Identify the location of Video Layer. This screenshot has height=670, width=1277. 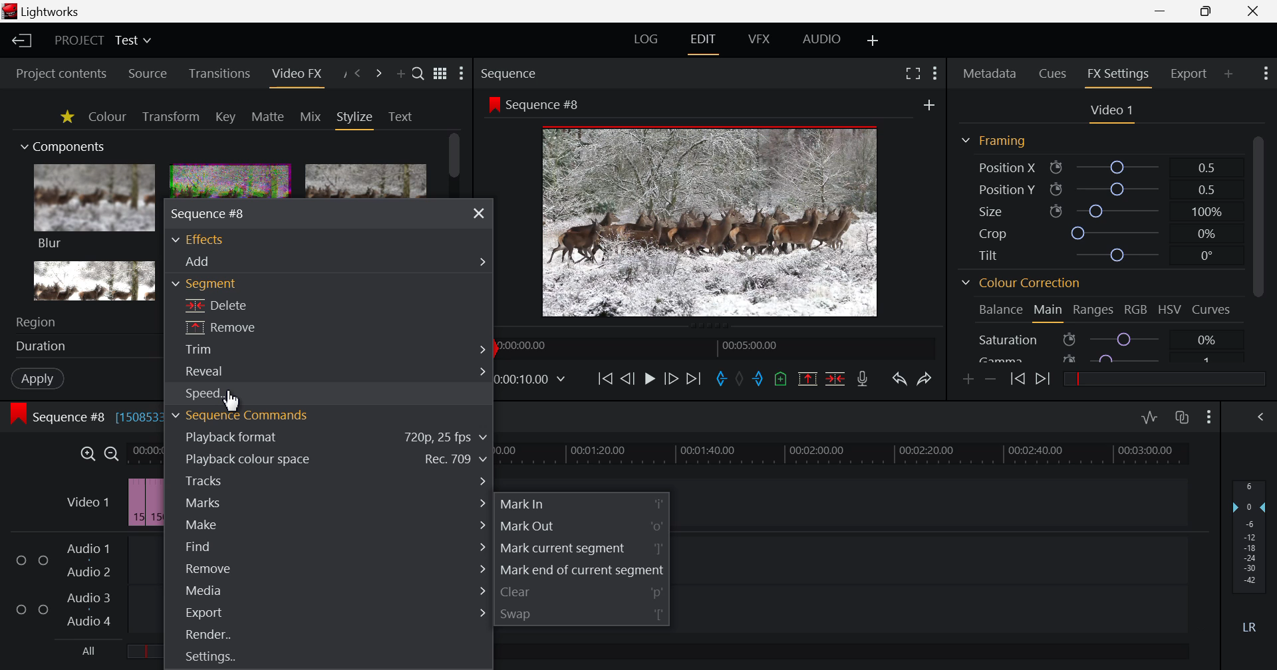
(87, 504).